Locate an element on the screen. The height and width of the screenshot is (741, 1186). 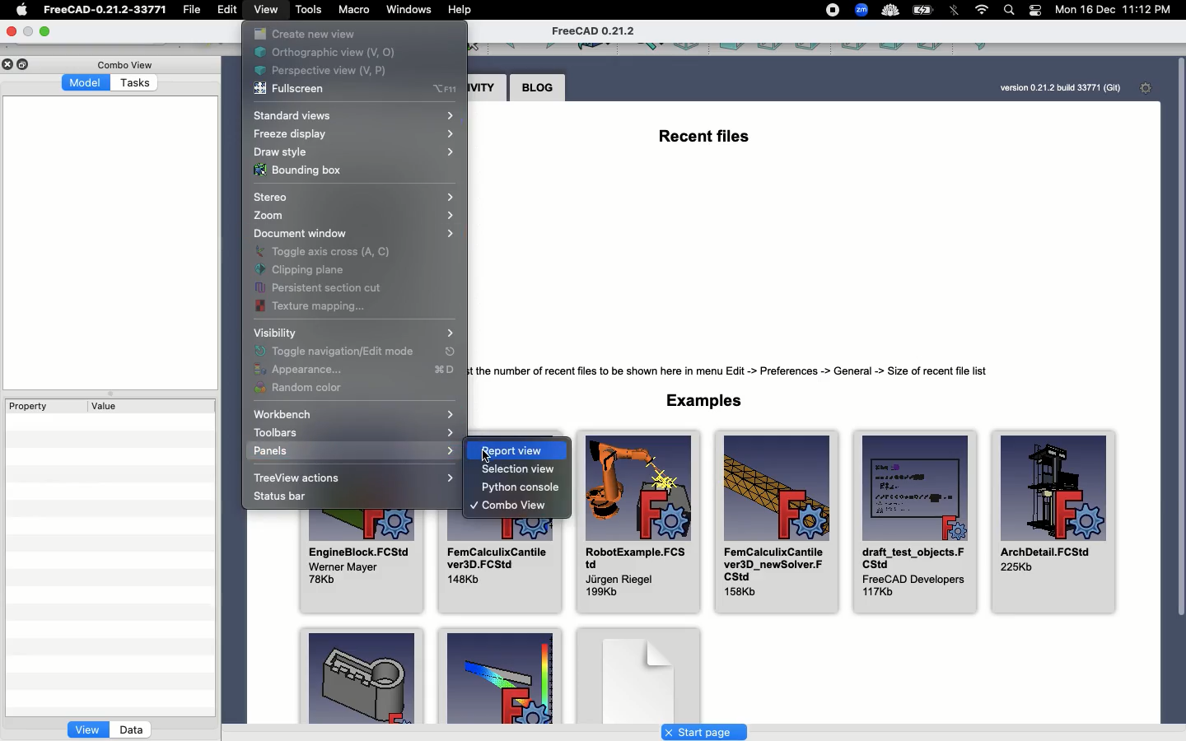
version 0.21.2 bulld 33771 (Git) is located at coordinates (1058, 87).